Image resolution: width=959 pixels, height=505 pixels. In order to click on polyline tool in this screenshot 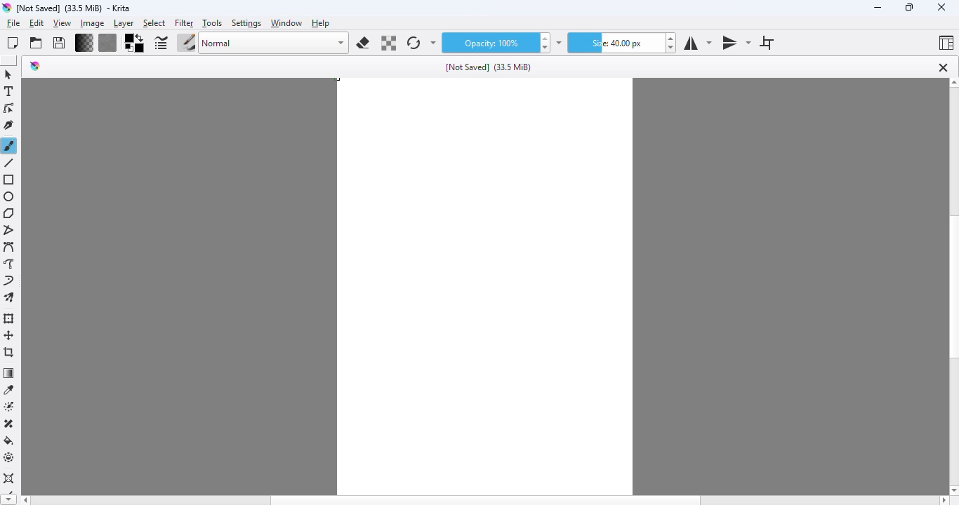, I will do `click(10, 230)`.